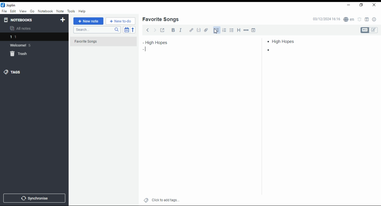  Describe the element at coordinates (133, 30) in the screenshot. I see `reverse sort order` at that location.